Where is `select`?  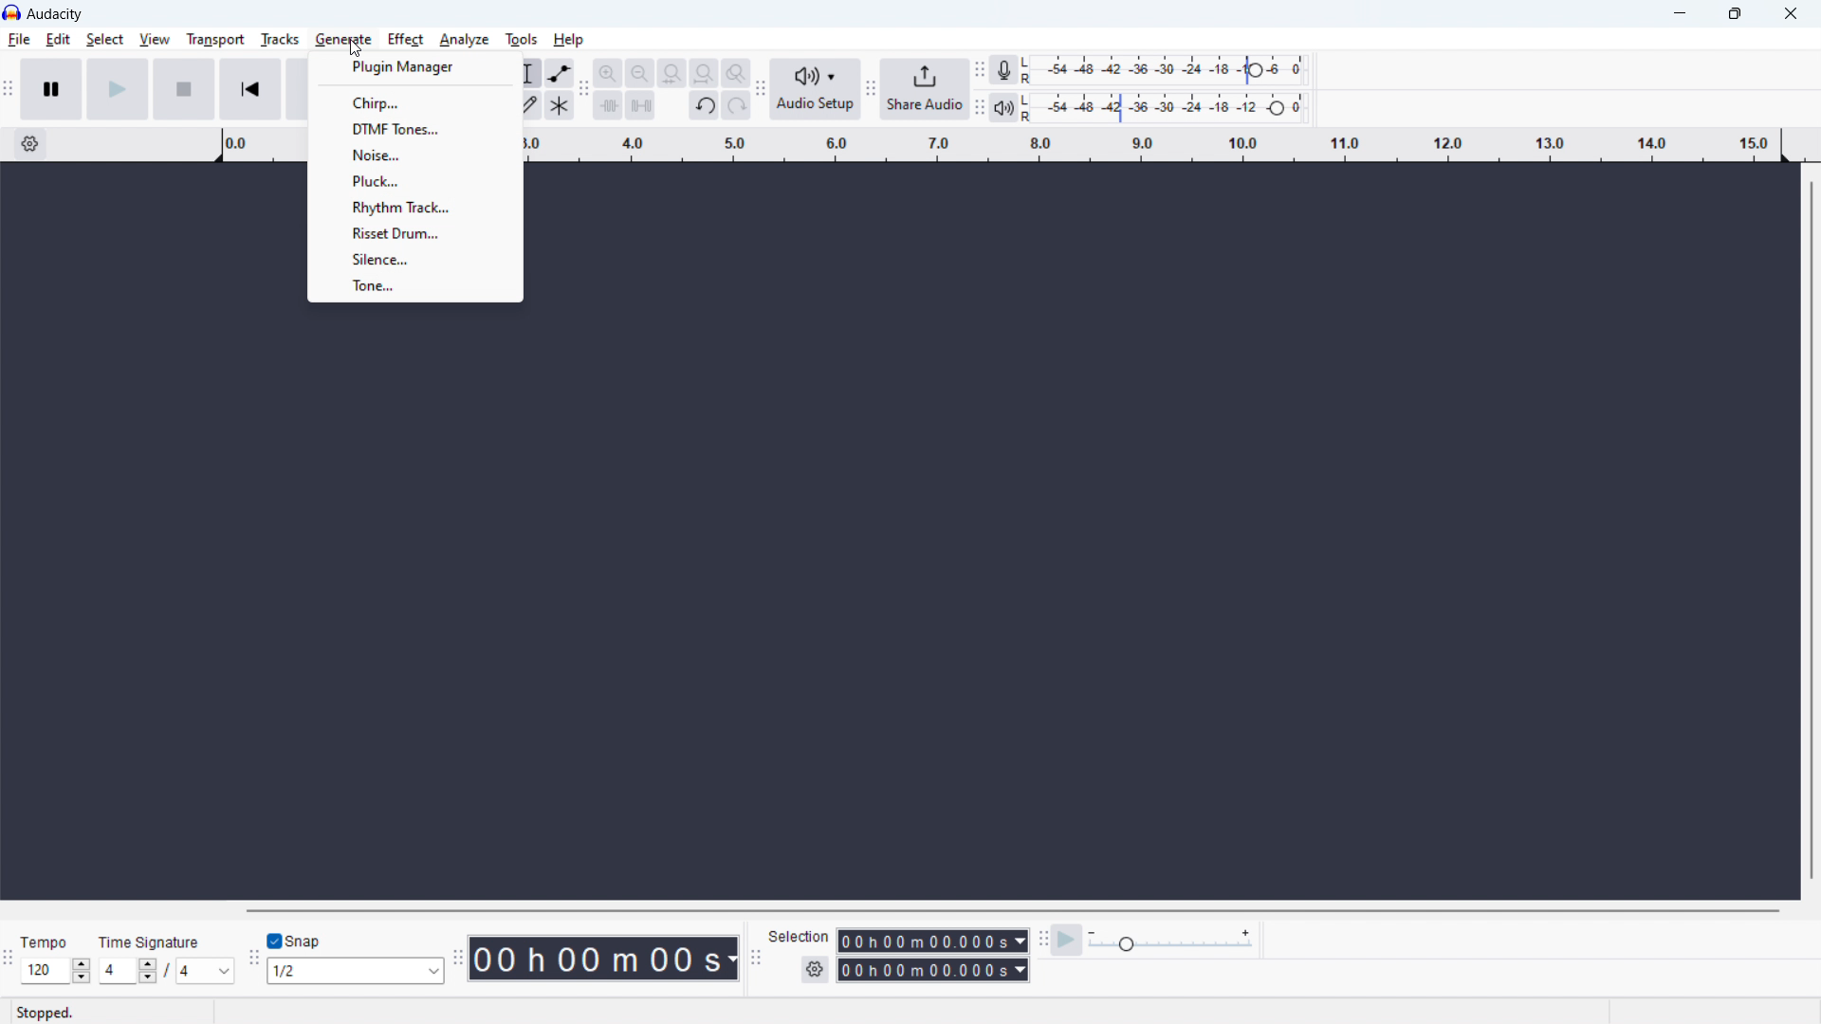 select is located at coordinates (105, 39).